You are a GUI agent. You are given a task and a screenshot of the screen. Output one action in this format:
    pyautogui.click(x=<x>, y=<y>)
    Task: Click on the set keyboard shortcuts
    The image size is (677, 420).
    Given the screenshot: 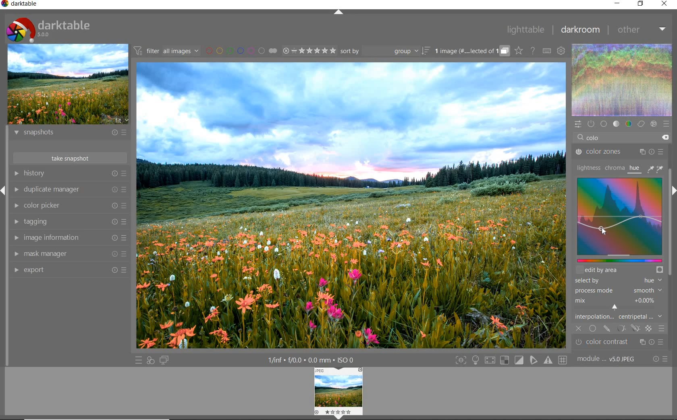 What is the action you would take?
    pyautogui.click(x=546, y=51)
    